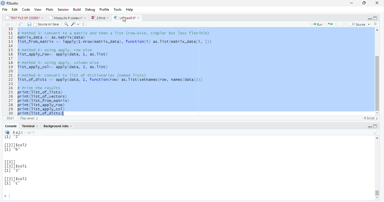 The height and width of the screenshot is (202, 384). I want to click on Previous section, so click(376, 24).